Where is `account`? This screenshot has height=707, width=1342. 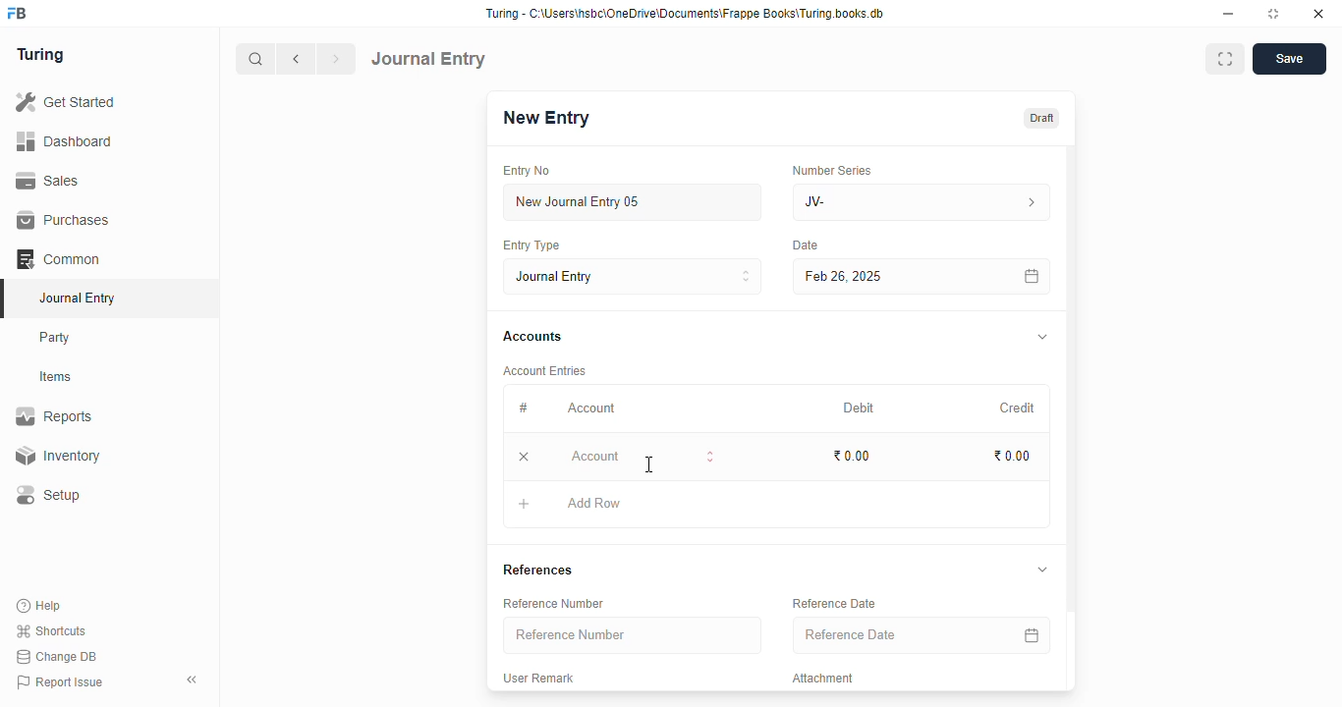
account is located at coordinates (643, 457).